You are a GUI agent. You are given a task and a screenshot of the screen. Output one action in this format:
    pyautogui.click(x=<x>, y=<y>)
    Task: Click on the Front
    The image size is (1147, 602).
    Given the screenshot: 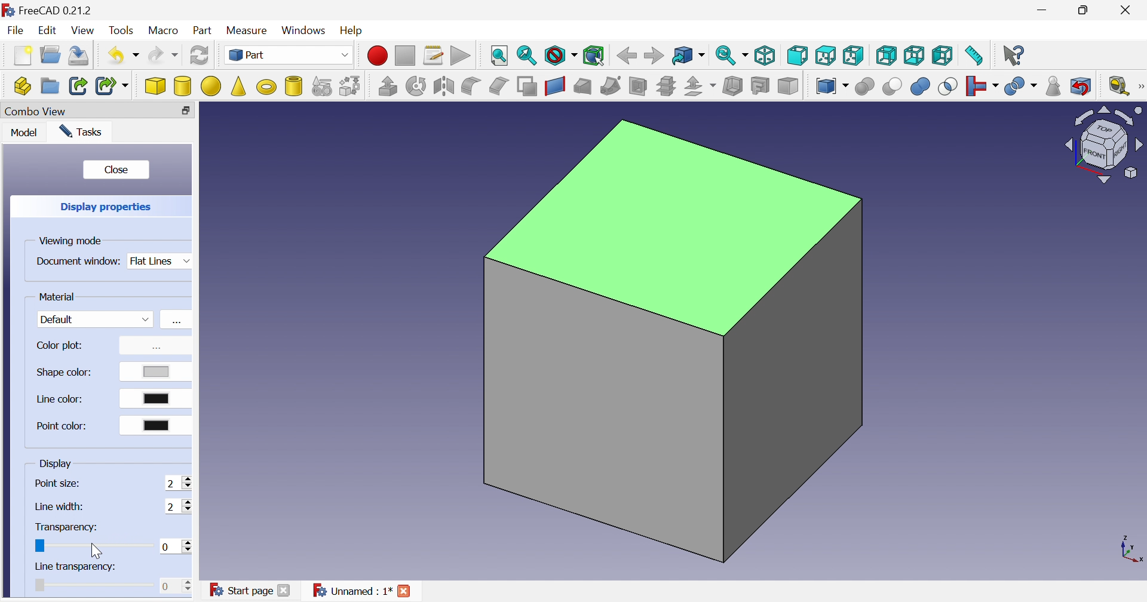 What is the action you would take?
    pyautogui.click(x=798, y=57)
    